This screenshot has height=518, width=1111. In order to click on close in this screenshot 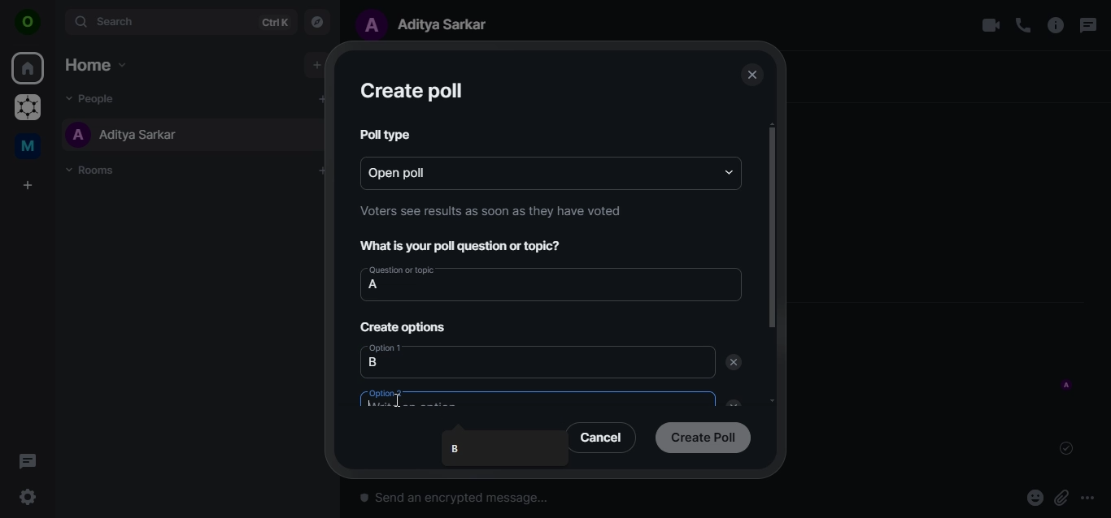, I will do `click(751, 76)`.